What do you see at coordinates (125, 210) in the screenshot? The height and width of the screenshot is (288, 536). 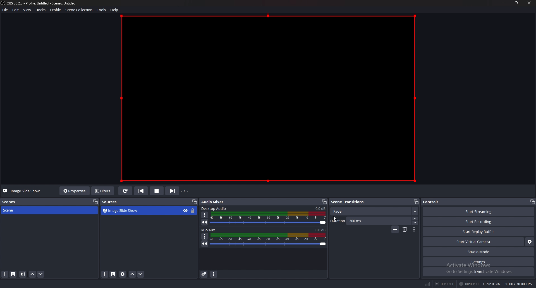 I see `image slide show` at bounding box center [125, 210].